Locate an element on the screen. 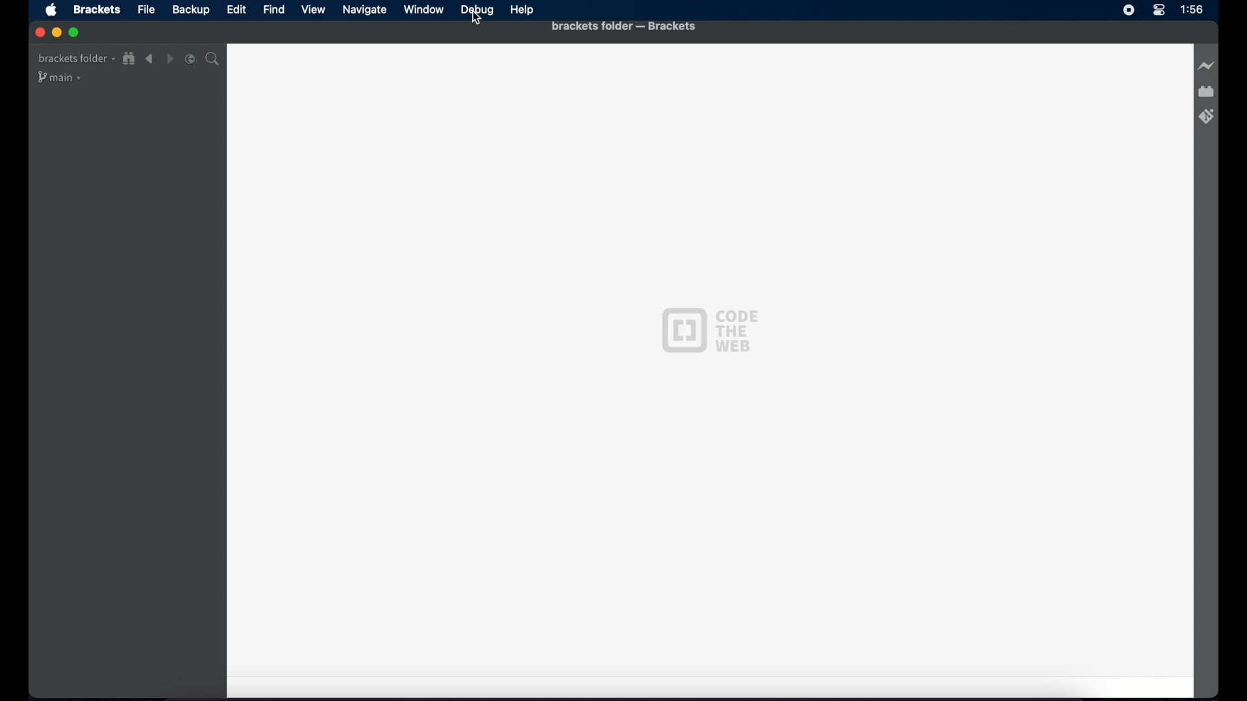 The image size is (1247, 701). debug is located at coordinates (477, 9).